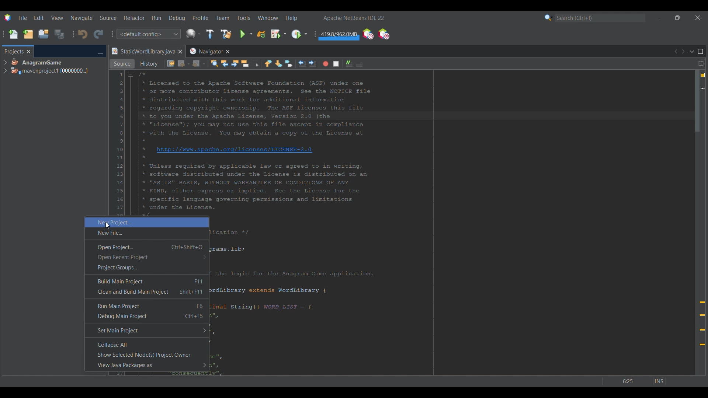 This screenshot has height=398, width=708. Describe the element at coordinates (326, 64) in the screenshot. I see `Start macro recording` at that location.